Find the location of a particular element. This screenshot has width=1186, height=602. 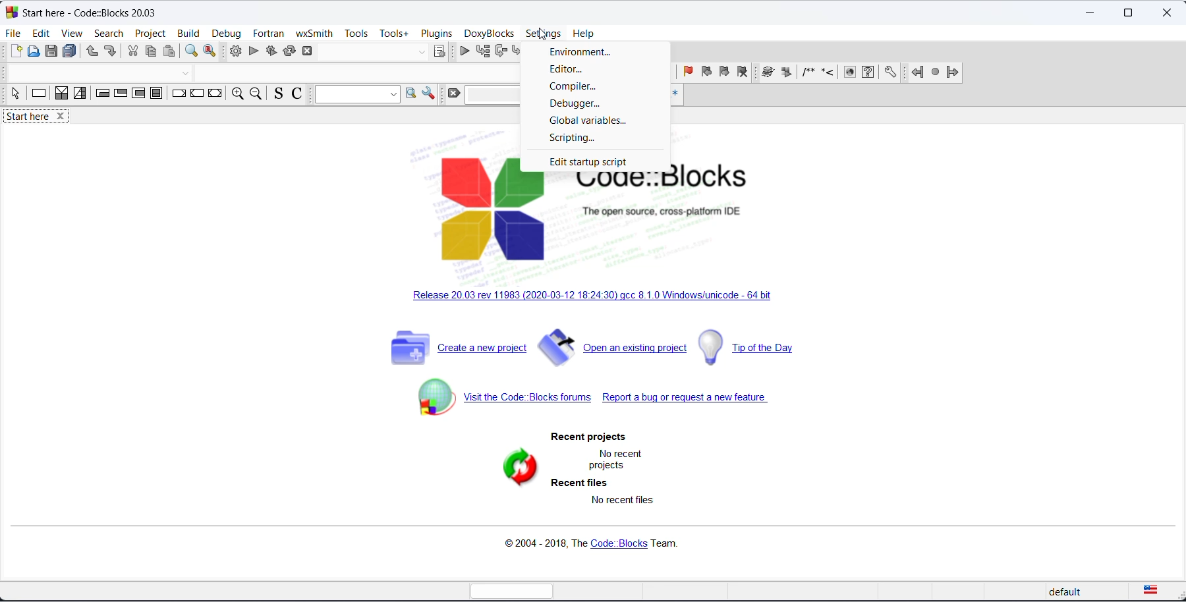

redo is located at coordinates (110, 51).